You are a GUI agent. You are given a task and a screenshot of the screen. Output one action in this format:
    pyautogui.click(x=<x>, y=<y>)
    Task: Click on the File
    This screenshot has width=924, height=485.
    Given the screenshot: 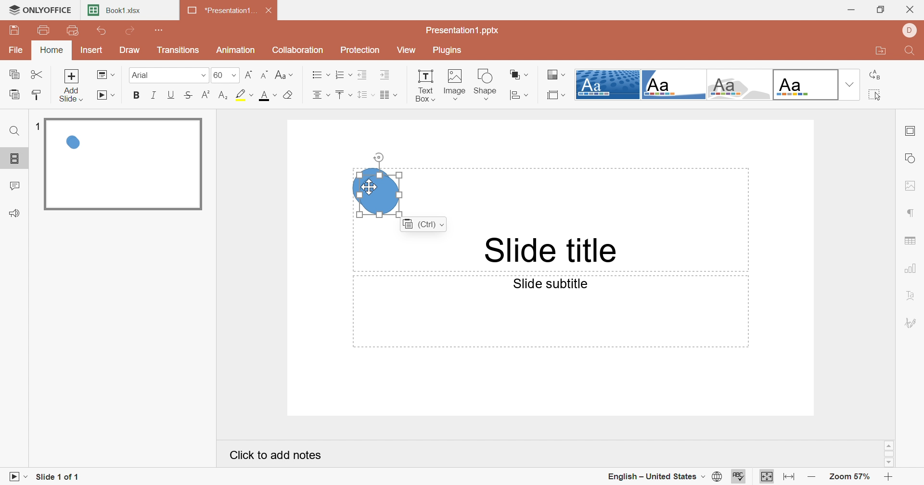 What is the action you would take?
    pyautogui.click(x=17, y=49)
    